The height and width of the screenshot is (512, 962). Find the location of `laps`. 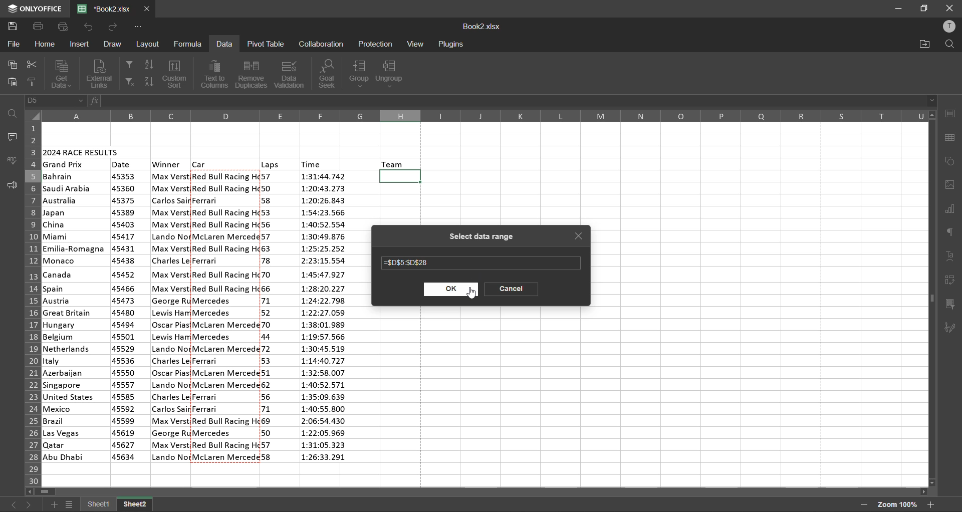

laps is located at coordinates (270, 164).